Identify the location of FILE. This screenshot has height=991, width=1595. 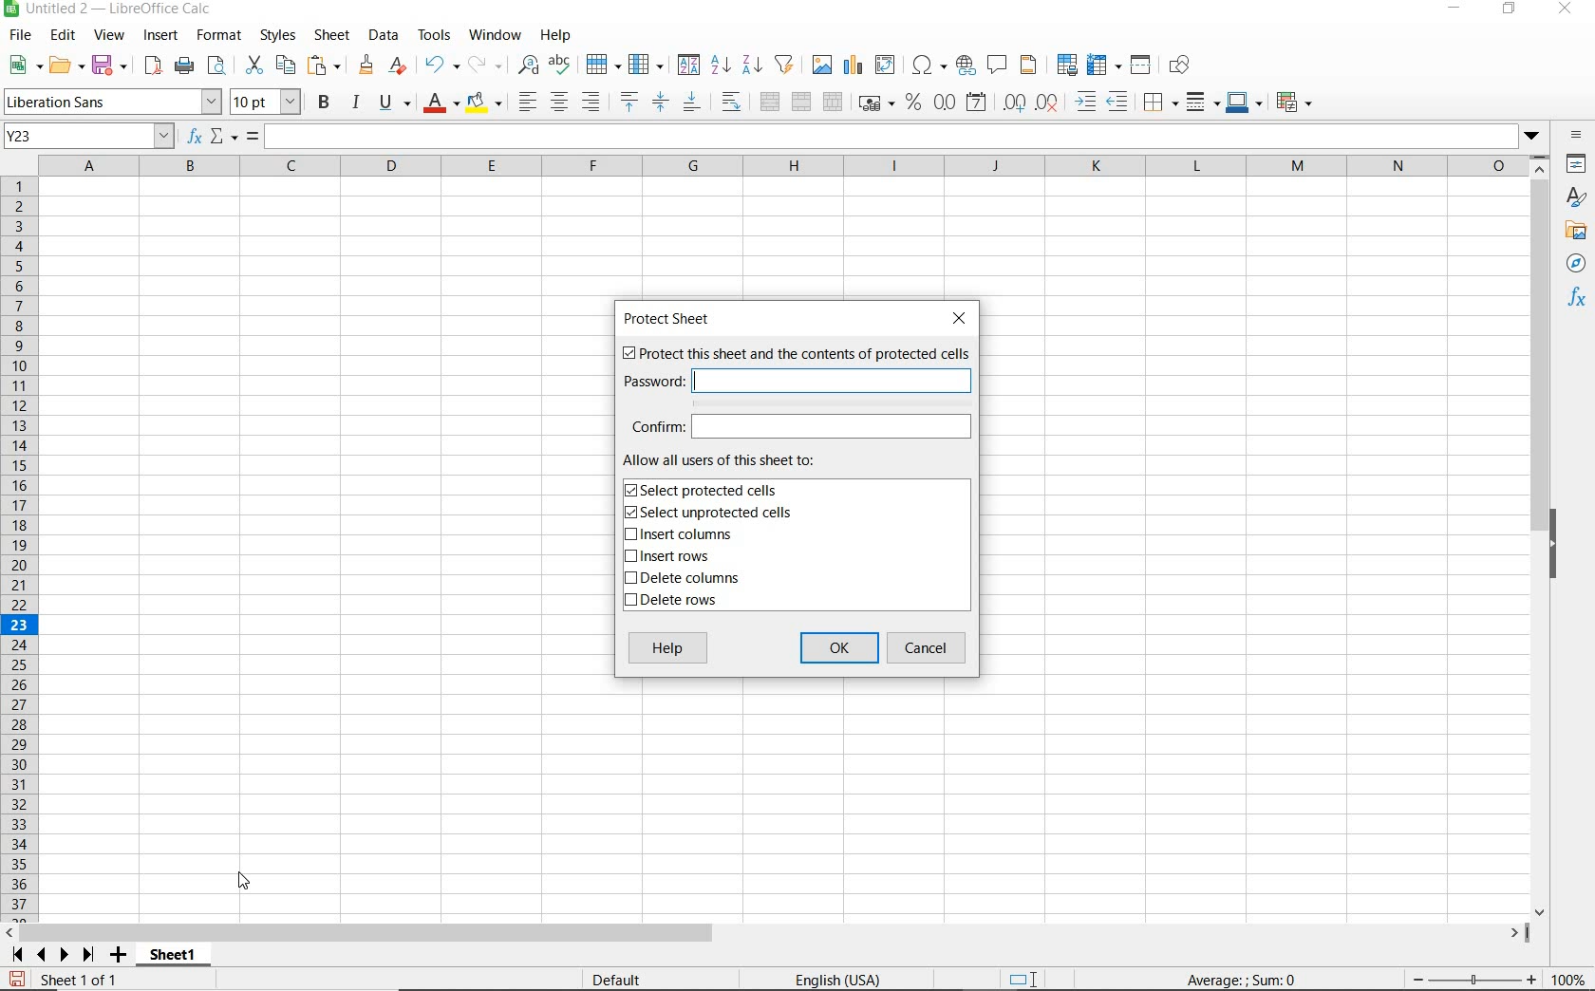
(18, 35).